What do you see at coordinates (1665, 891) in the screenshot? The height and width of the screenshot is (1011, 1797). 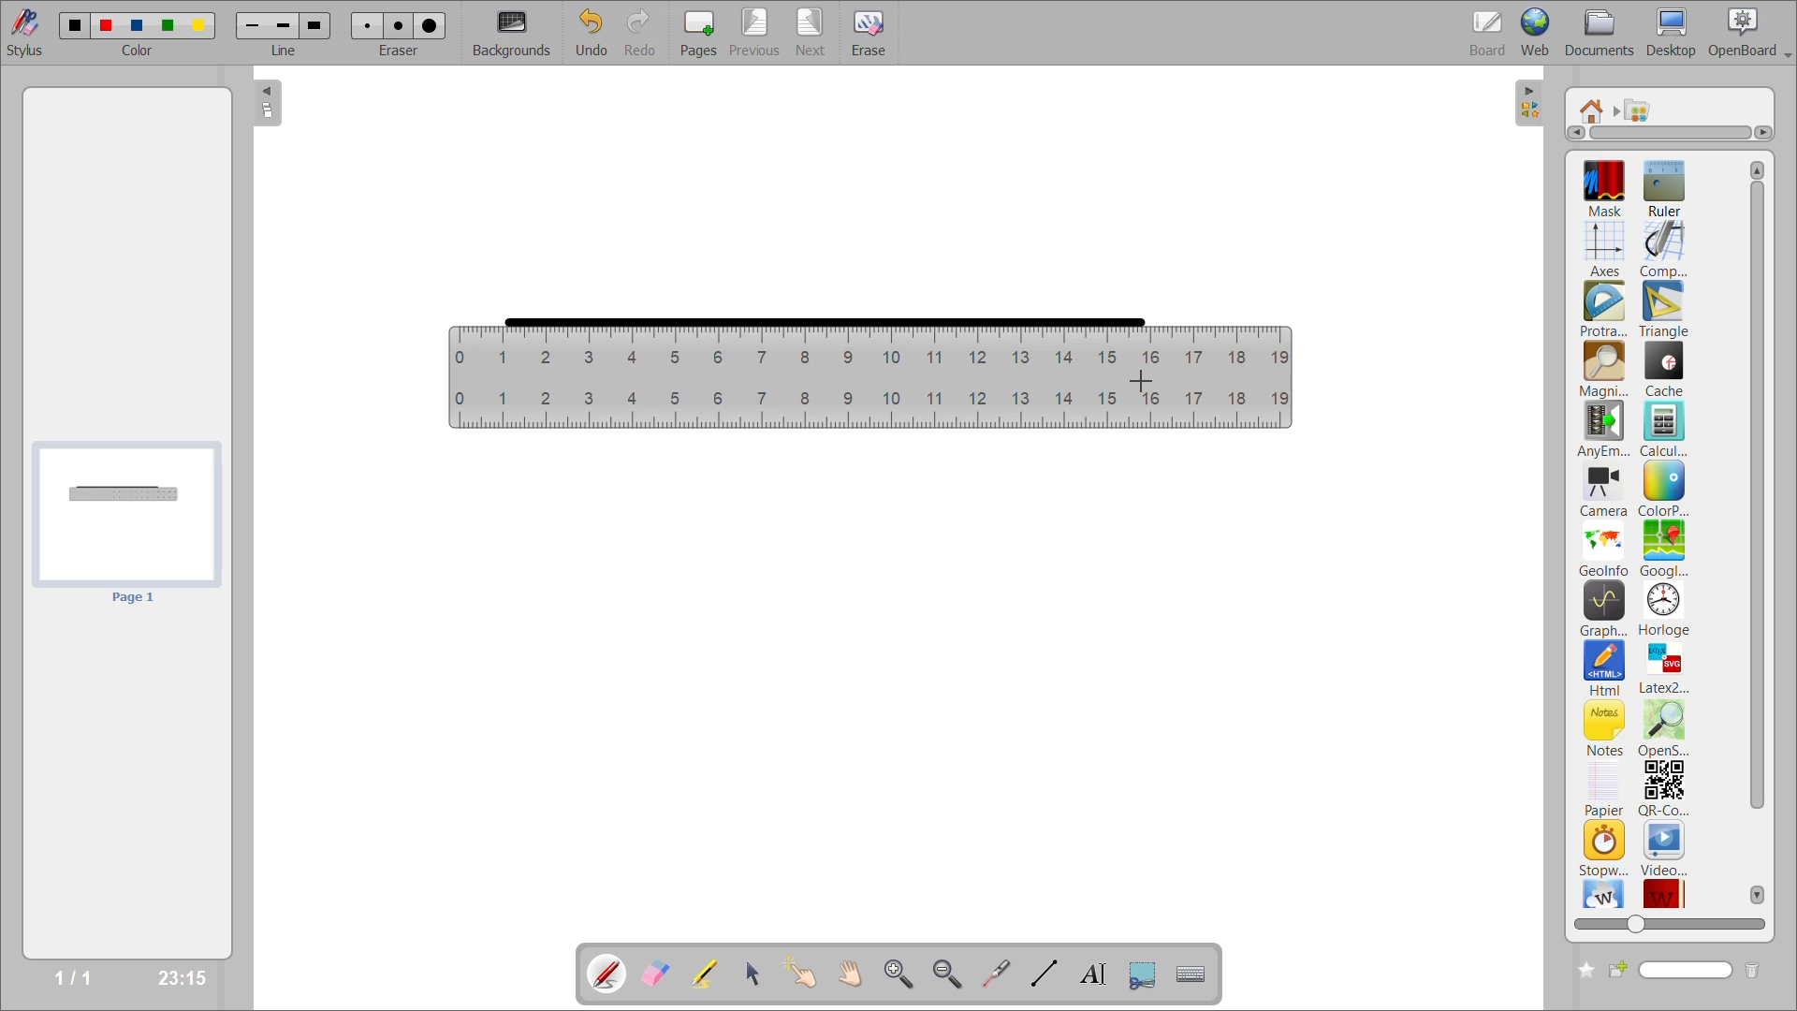 I see `wikittionary` at bounding box center [1665, 891].